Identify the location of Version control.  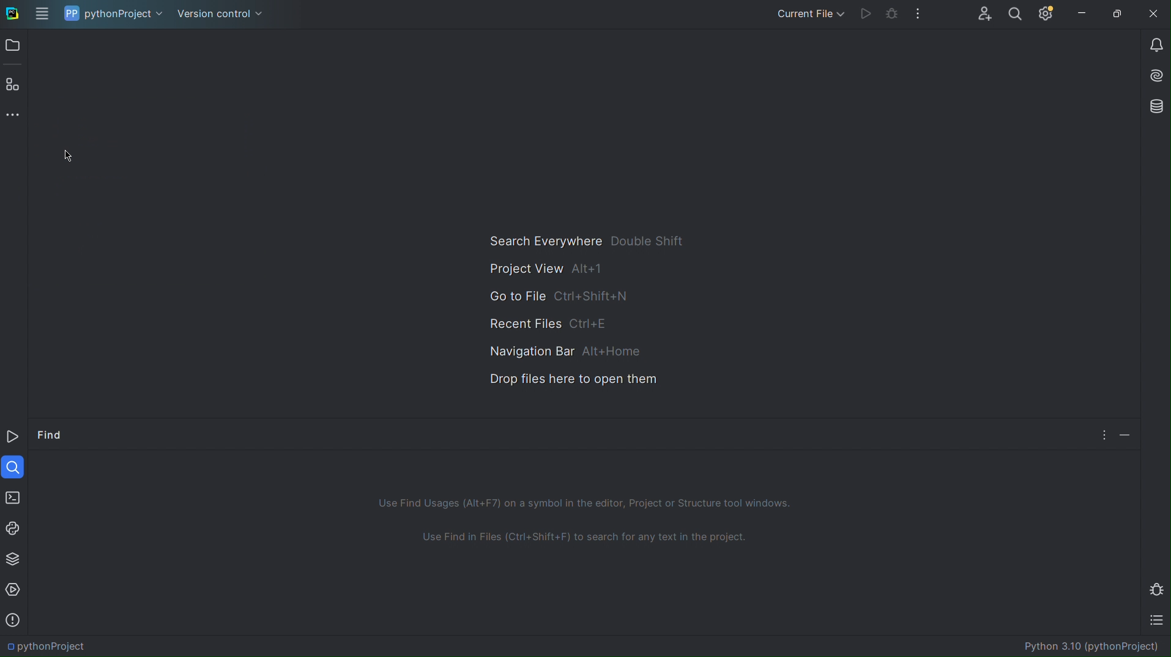
(222, 13).